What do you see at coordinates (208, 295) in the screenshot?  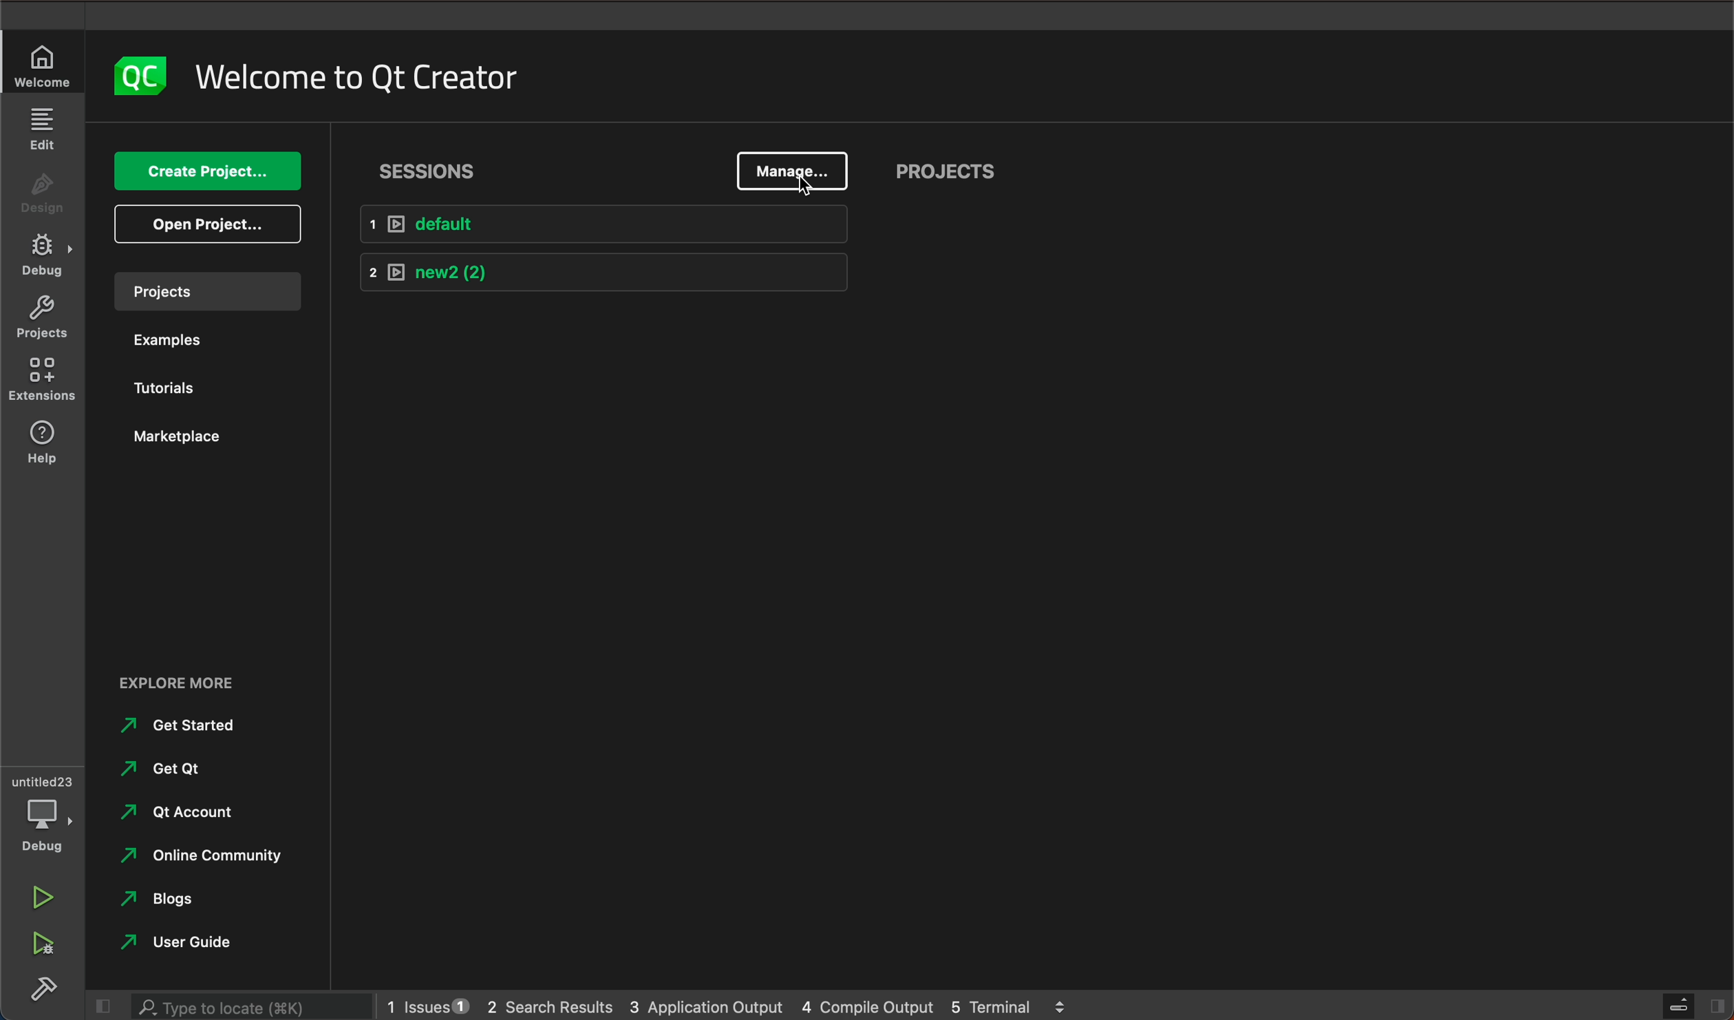 I see `projects` at bounding box center [208, 295].